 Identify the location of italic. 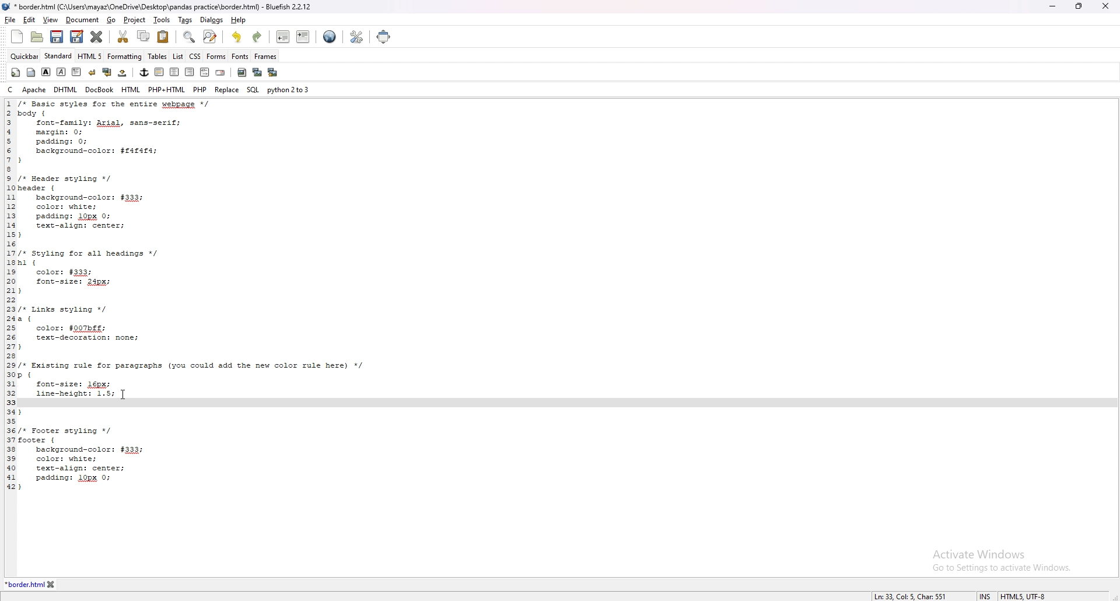
(62, 72).